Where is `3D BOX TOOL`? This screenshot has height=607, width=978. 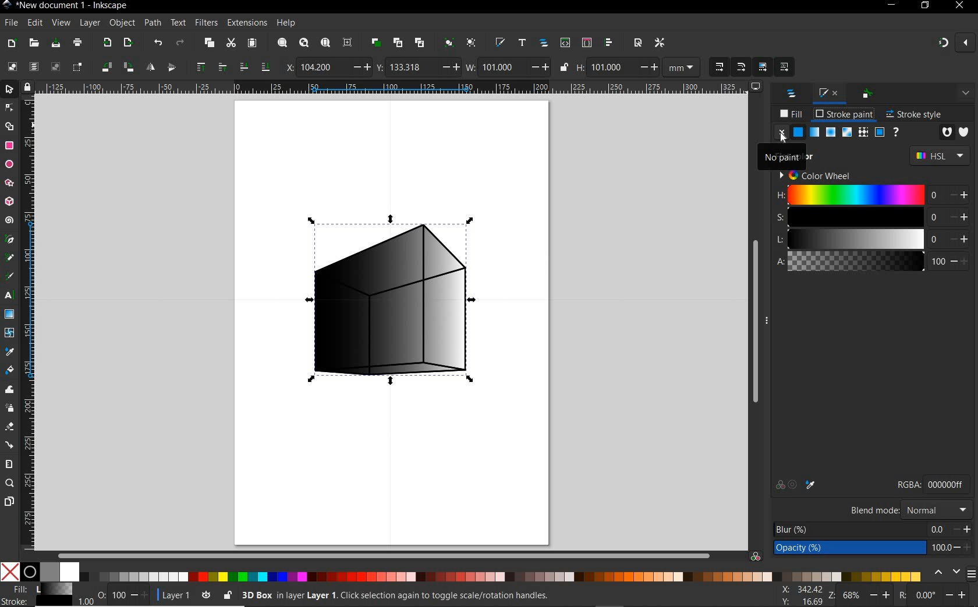
3D BOX TOOL is located at coordinates (9, 201).